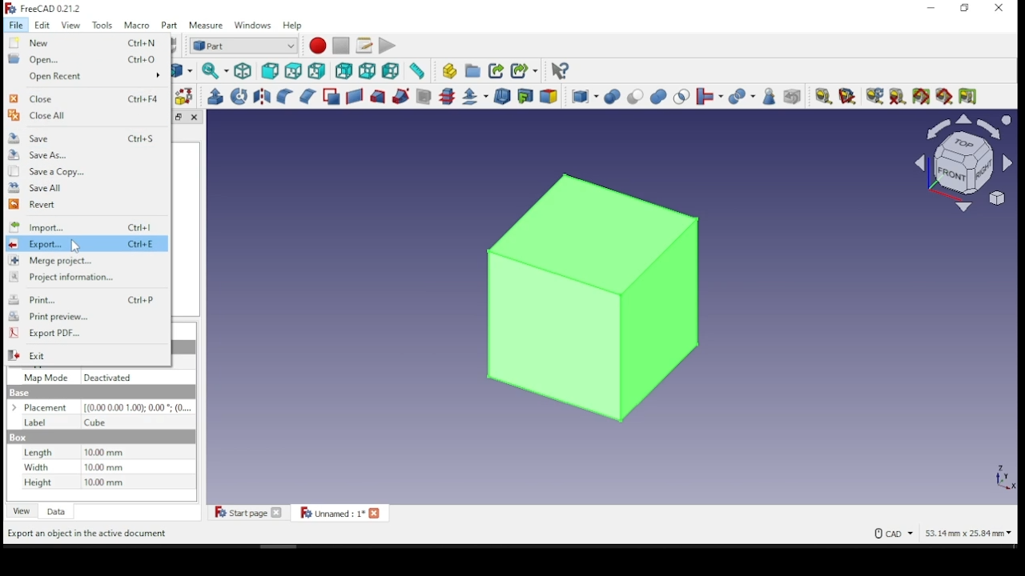 The height and width of the screenshot is (576, 1025). Describe the element at coordinates (551, 96) in the screenshot. I see `color per face` at that location.